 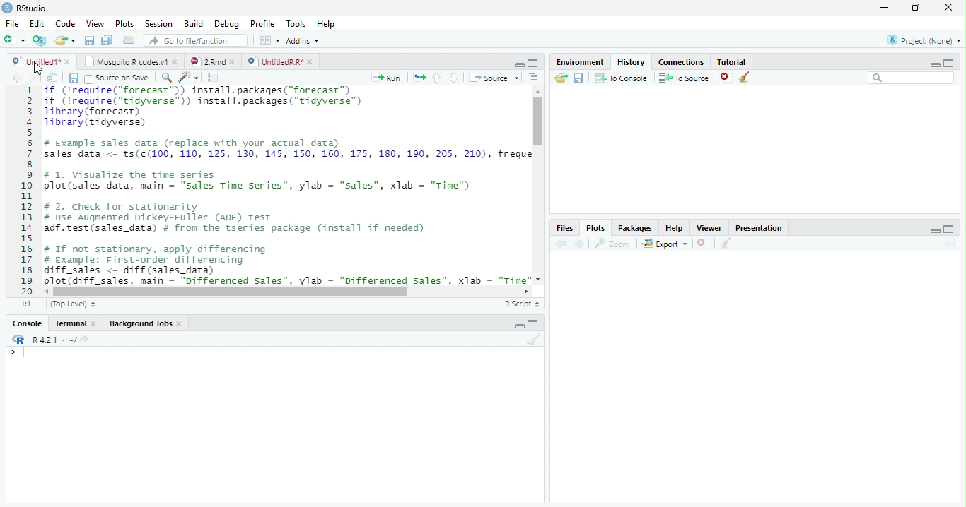 I want to click on Open Folder, so click(x=561, y=78).